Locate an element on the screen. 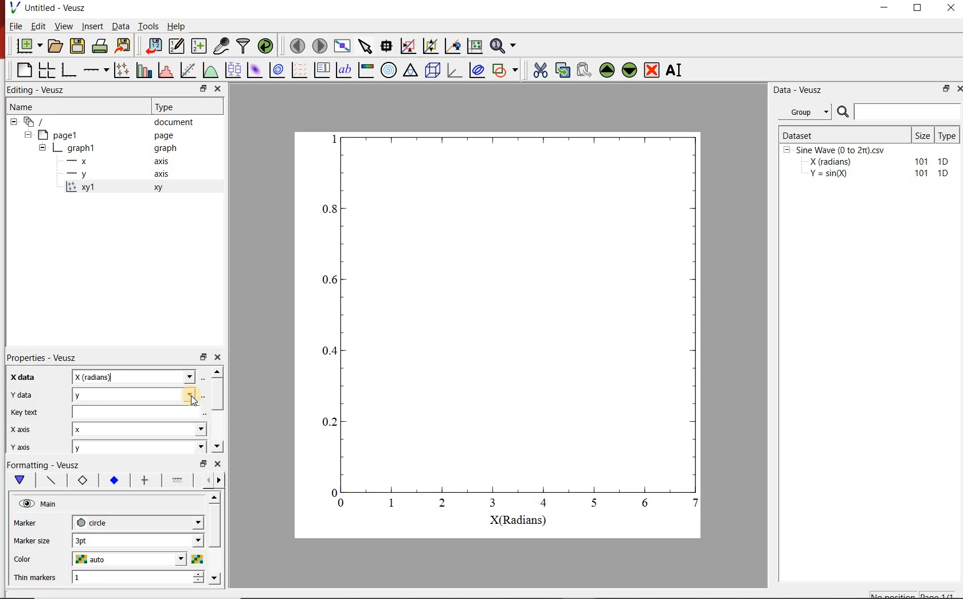  Maximize is located at coordinates (918, 8).